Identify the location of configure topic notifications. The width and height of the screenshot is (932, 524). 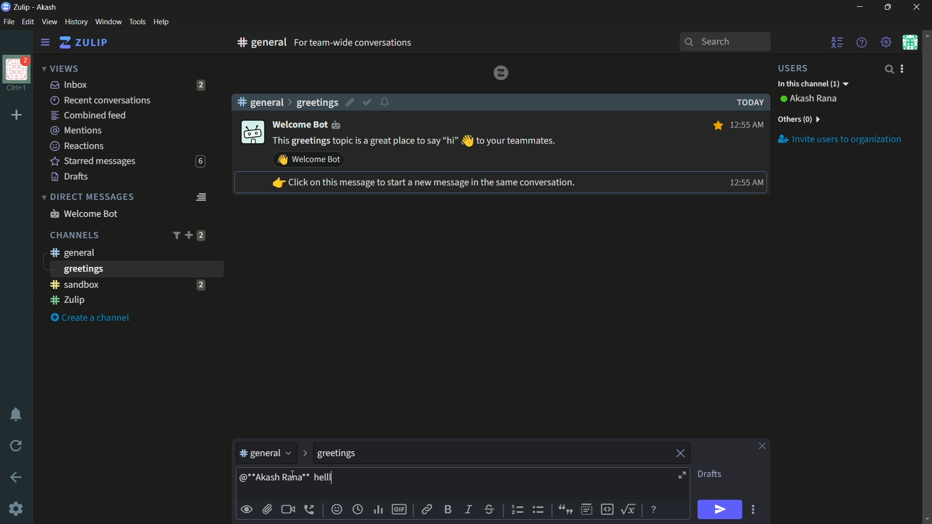
(386, 101).